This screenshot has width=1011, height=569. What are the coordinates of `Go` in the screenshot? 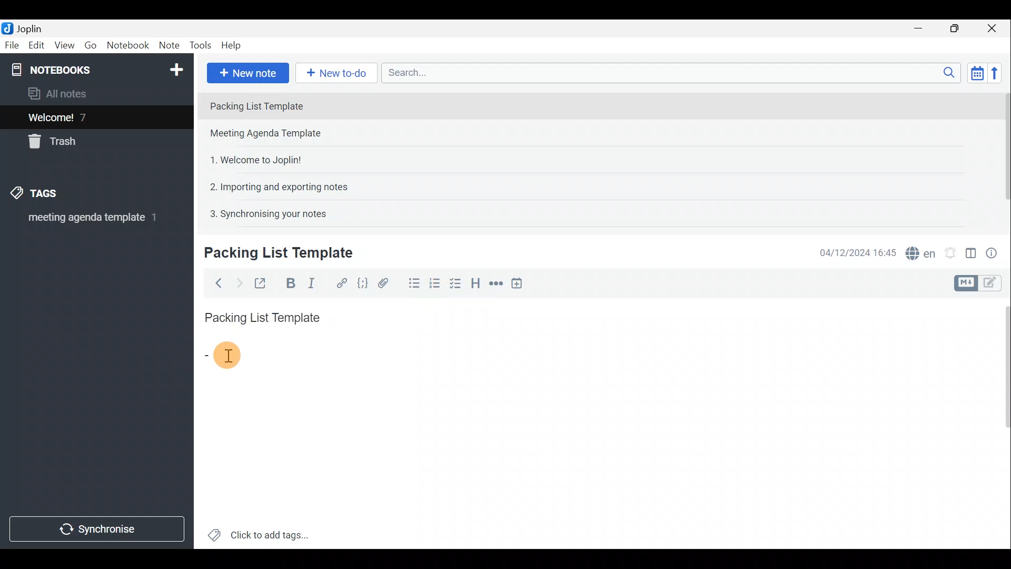 It's located at (91, 45).